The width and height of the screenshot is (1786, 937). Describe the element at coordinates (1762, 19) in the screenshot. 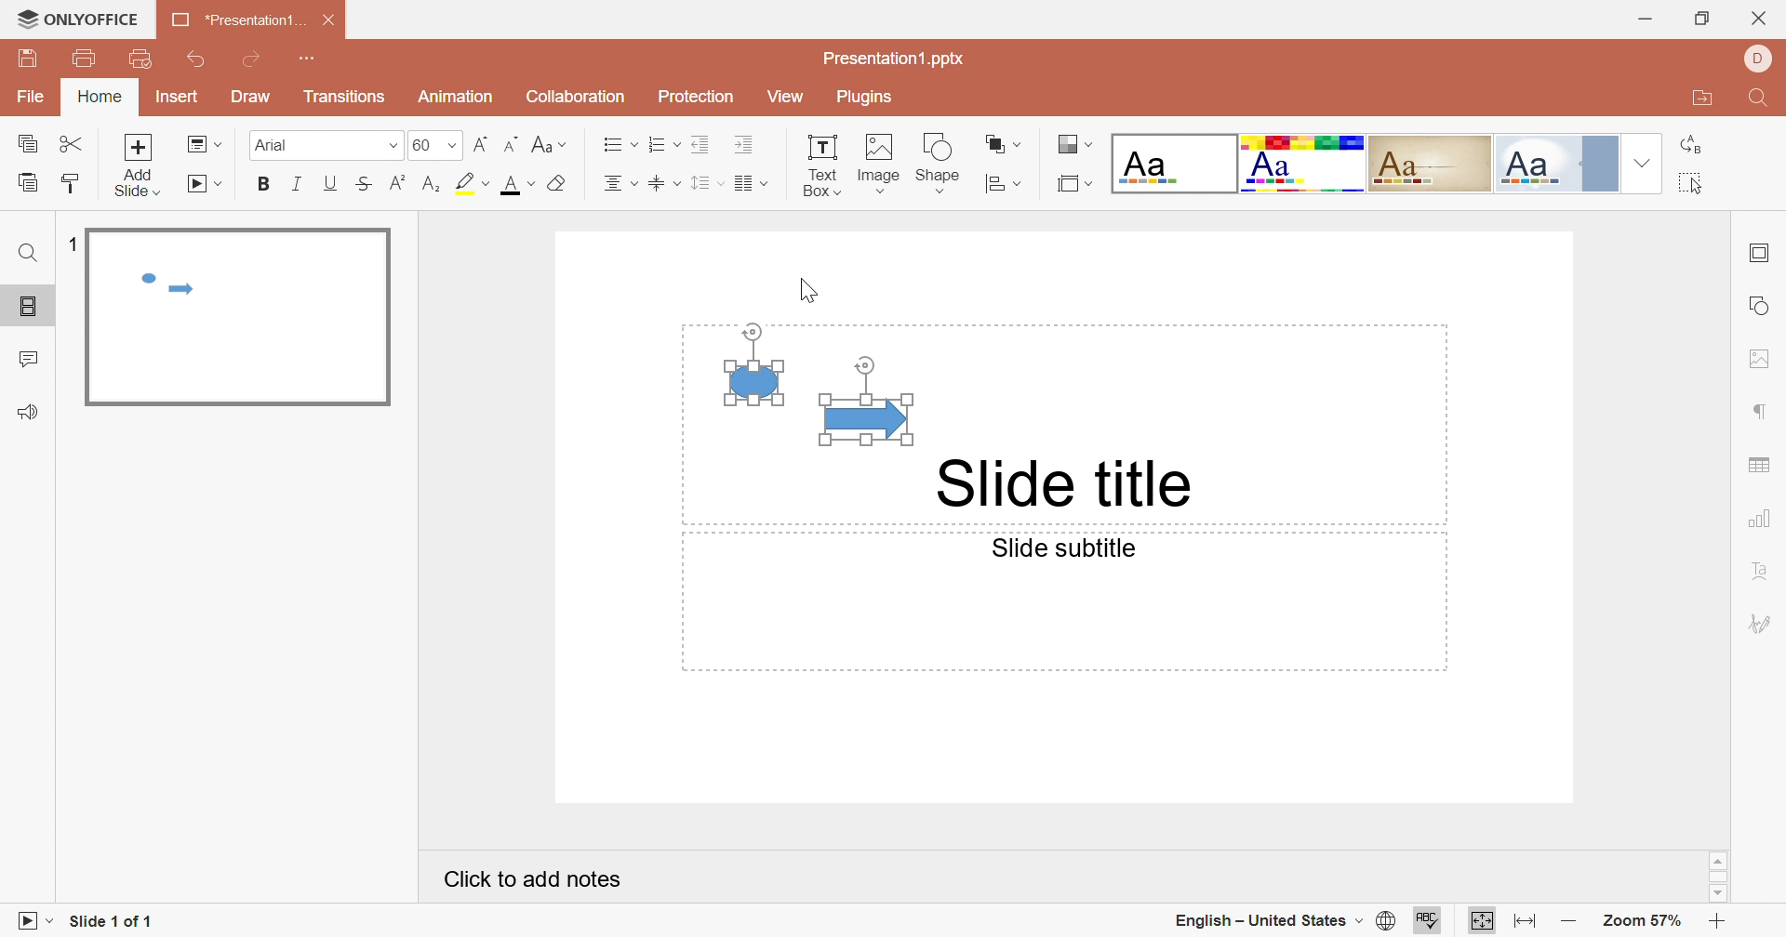

I see `Close` at that location.